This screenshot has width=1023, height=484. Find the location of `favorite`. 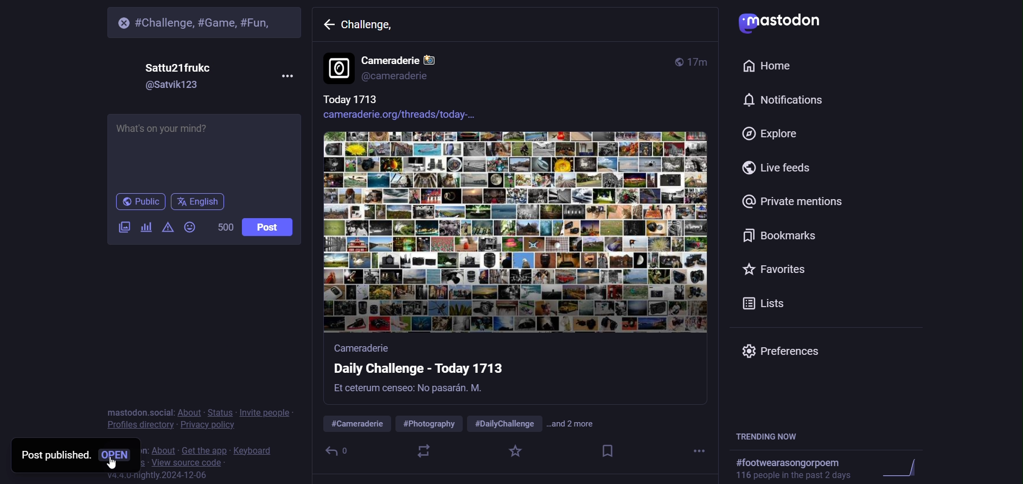

favorite is located at coordinates (515, 452).